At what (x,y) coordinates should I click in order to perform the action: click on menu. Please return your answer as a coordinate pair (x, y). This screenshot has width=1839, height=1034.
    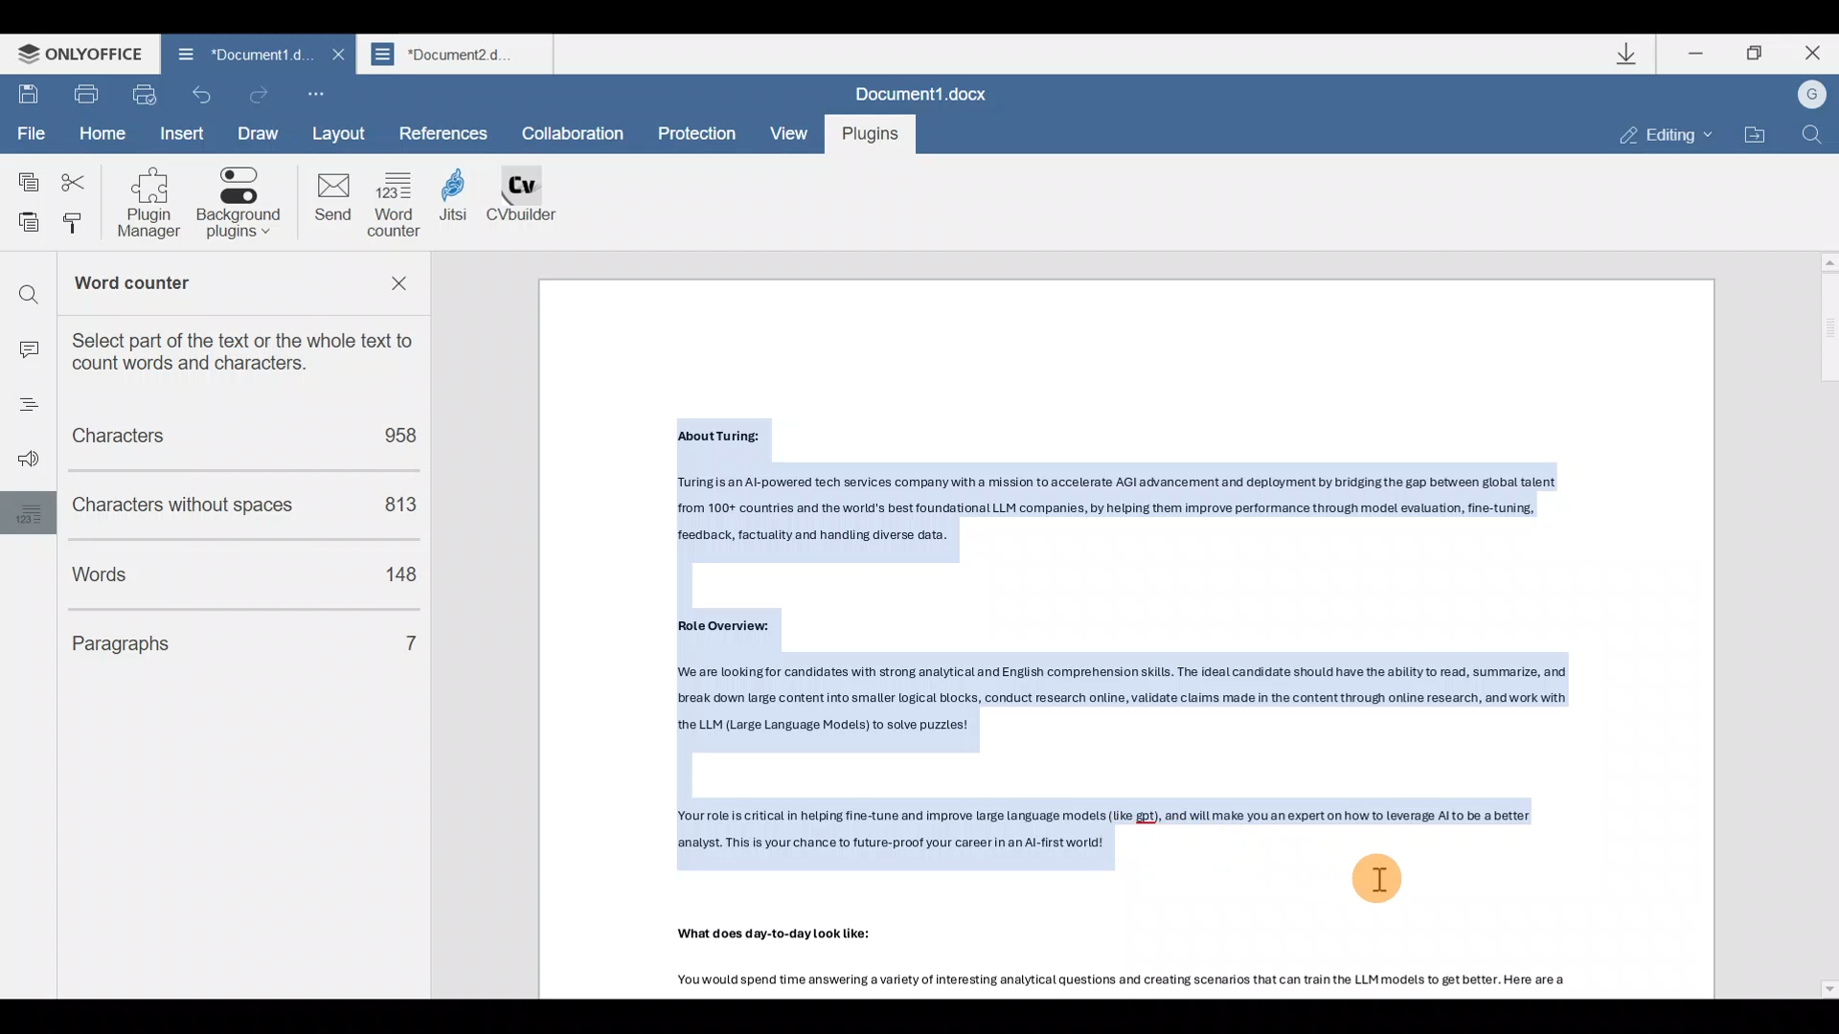
    Looking at the image, I should click on (21, 409).